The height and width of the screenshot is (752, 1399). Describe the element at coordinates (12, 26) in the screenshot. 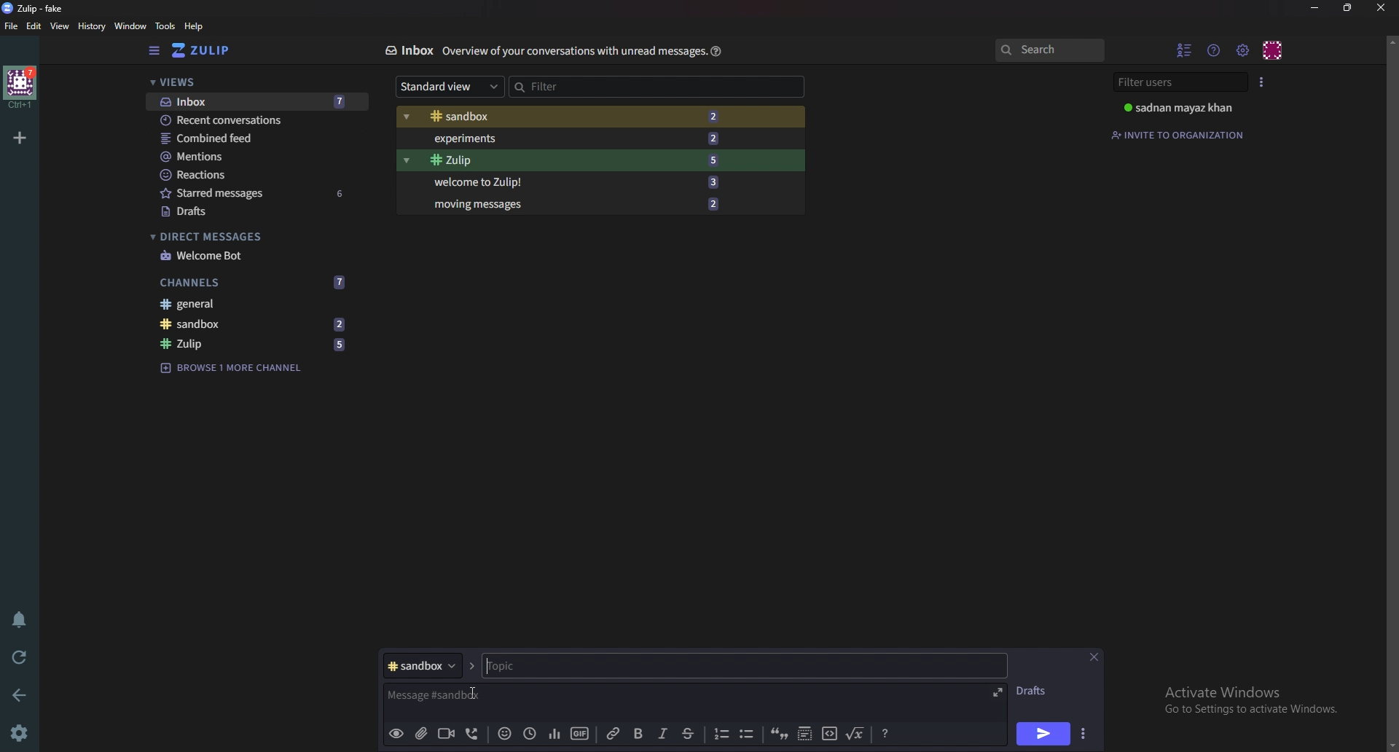

I see `File` at that location.